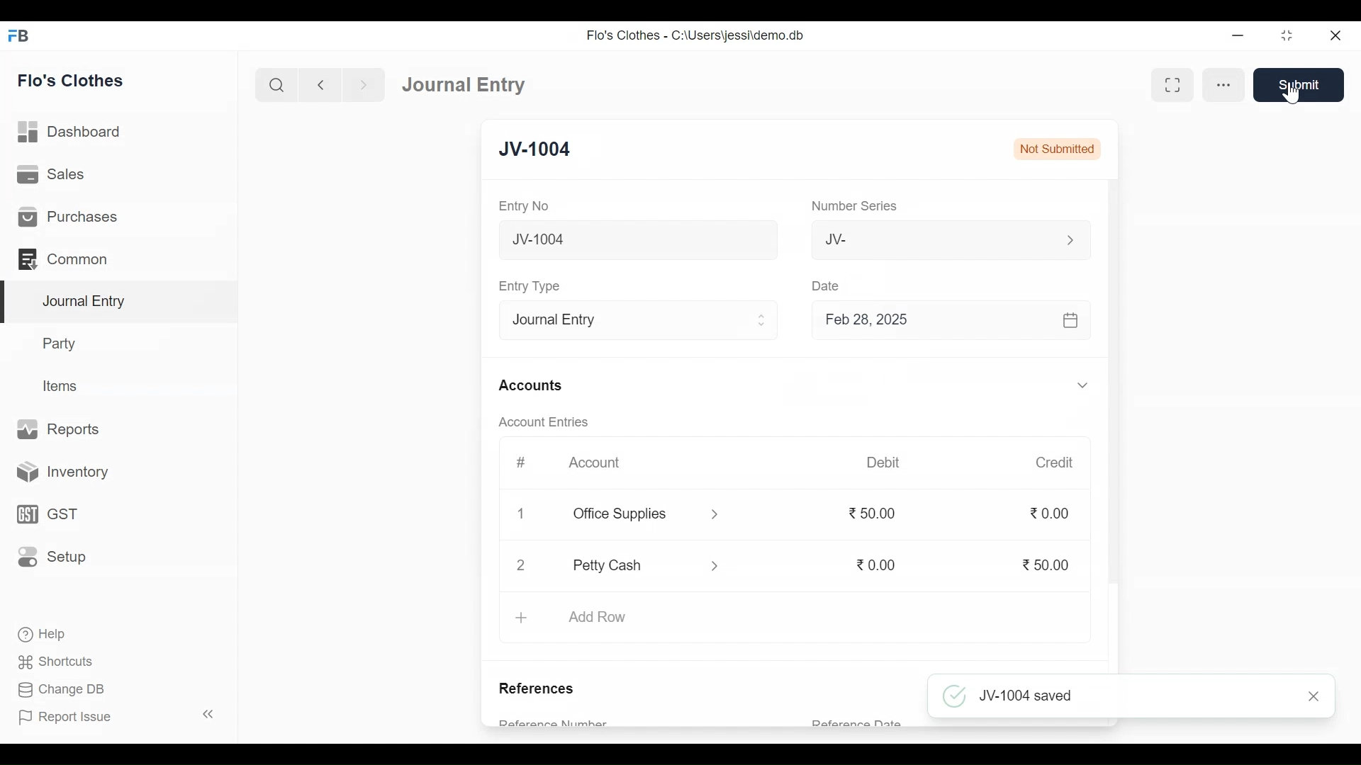  Describe the element at coordinates (1175, 84) in the screenshot. I see `Toggle form and full width` at that location.